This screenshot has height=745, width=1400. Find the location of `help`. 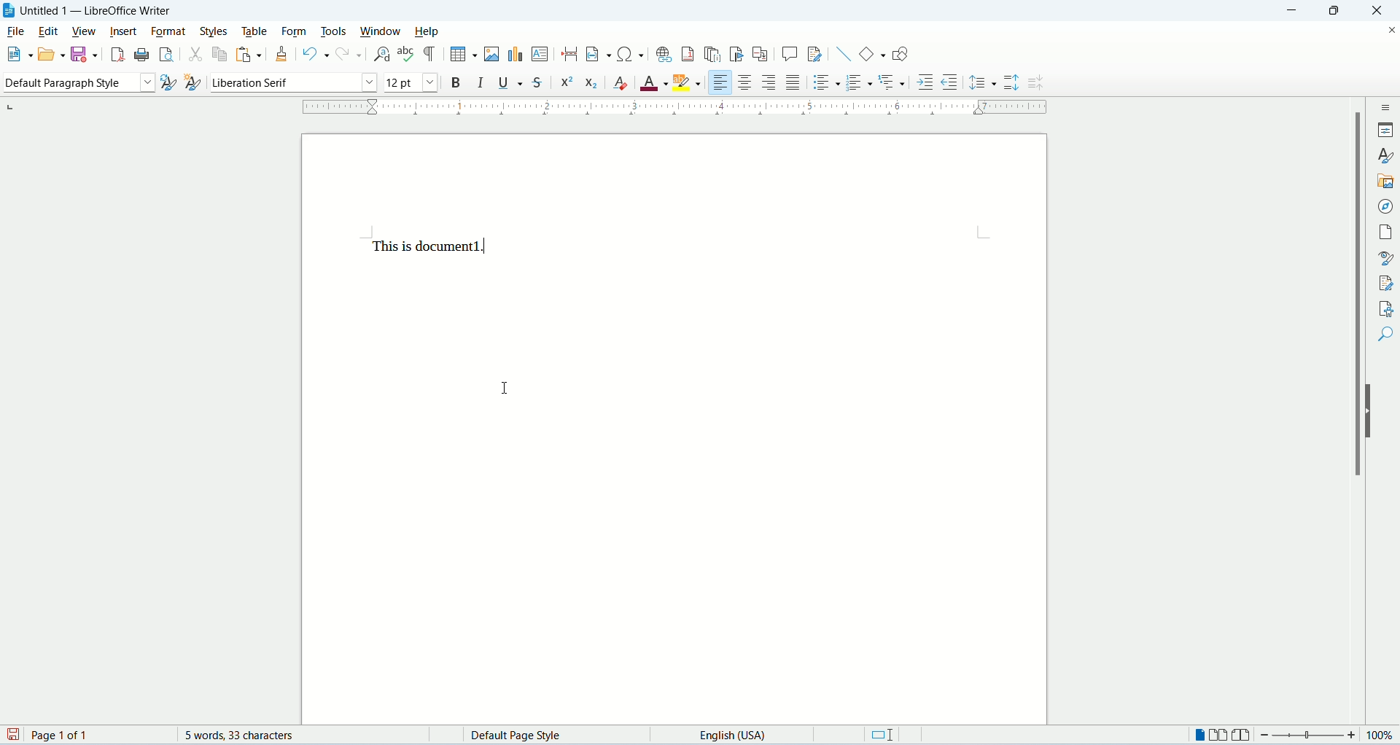

help is located at coordinates (428, 31).